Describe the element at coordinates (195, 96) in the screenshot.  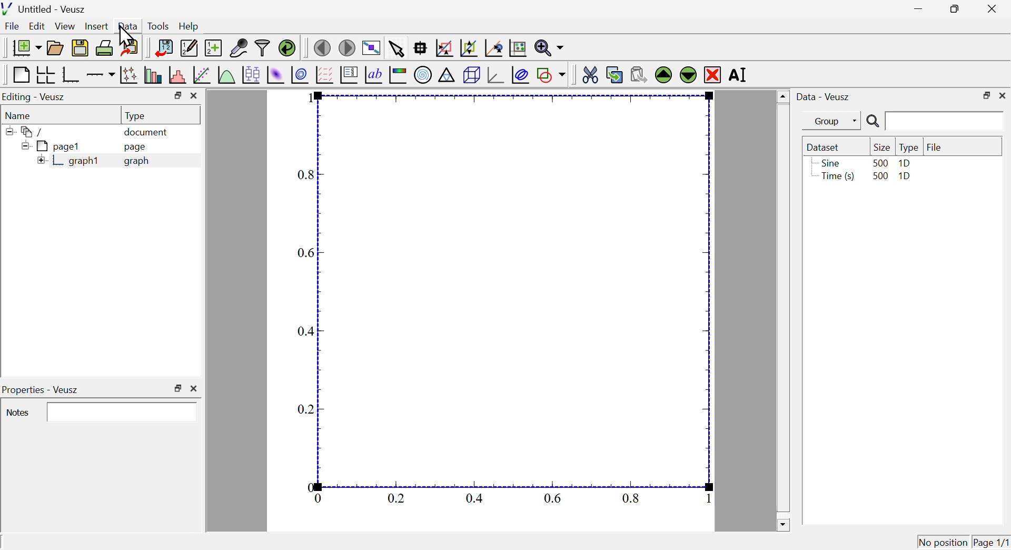
I see `close` at that location.